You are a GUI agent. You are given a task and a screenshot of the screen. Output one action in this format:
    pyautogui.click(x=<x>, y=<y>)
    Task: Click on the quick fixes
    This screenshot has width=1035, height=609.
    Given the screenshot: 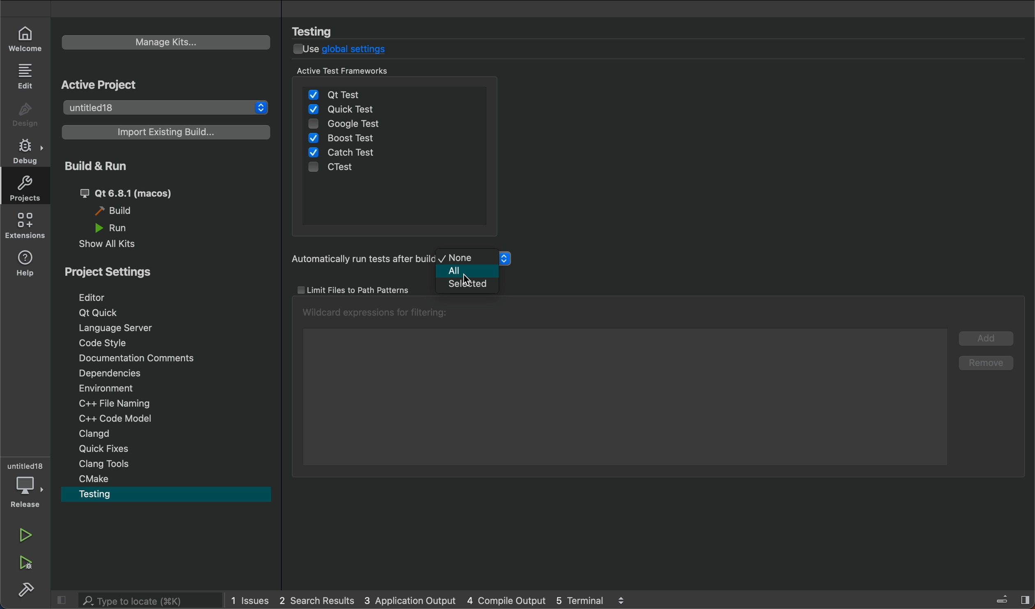 What is the action you would take?
    pyautogui.click(x=111, y=449)
    